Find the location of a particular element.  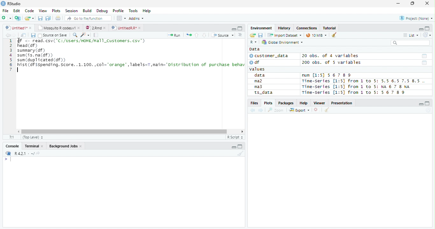

Next is located at coordinates (261, 111).